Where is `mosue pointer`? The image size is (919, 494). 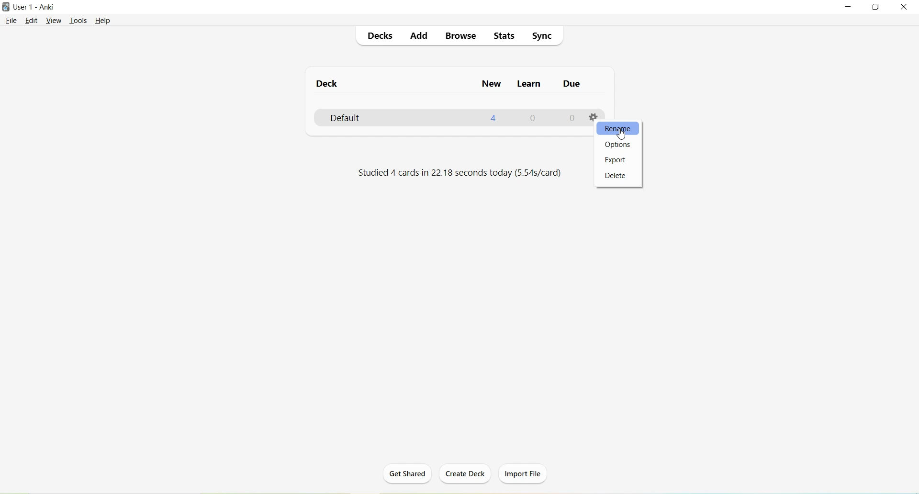
mosue pointer is located at coordinates (620, 134).